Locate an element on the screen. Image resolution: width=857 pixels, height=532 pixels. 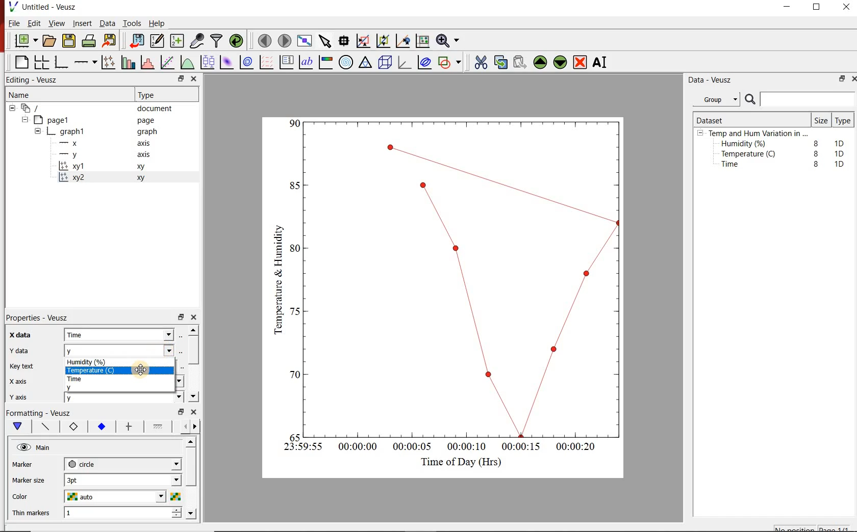
polar graph is located at coordinates (347, 63).